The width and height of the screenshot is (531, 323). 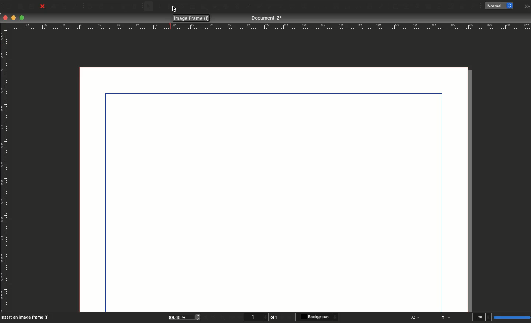 I want to click on normal, so click(x=501, y=6).